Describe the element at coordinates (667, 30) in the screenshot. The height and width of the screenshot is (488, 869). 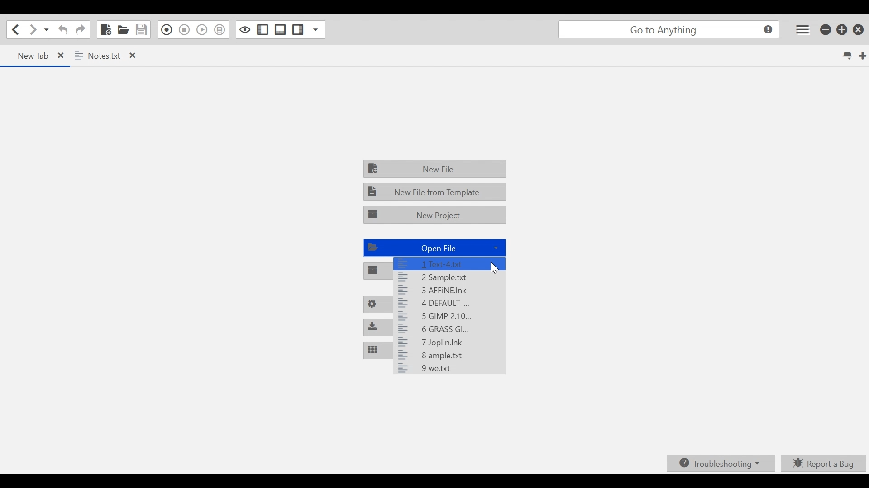
I see `go to anything` at that location.